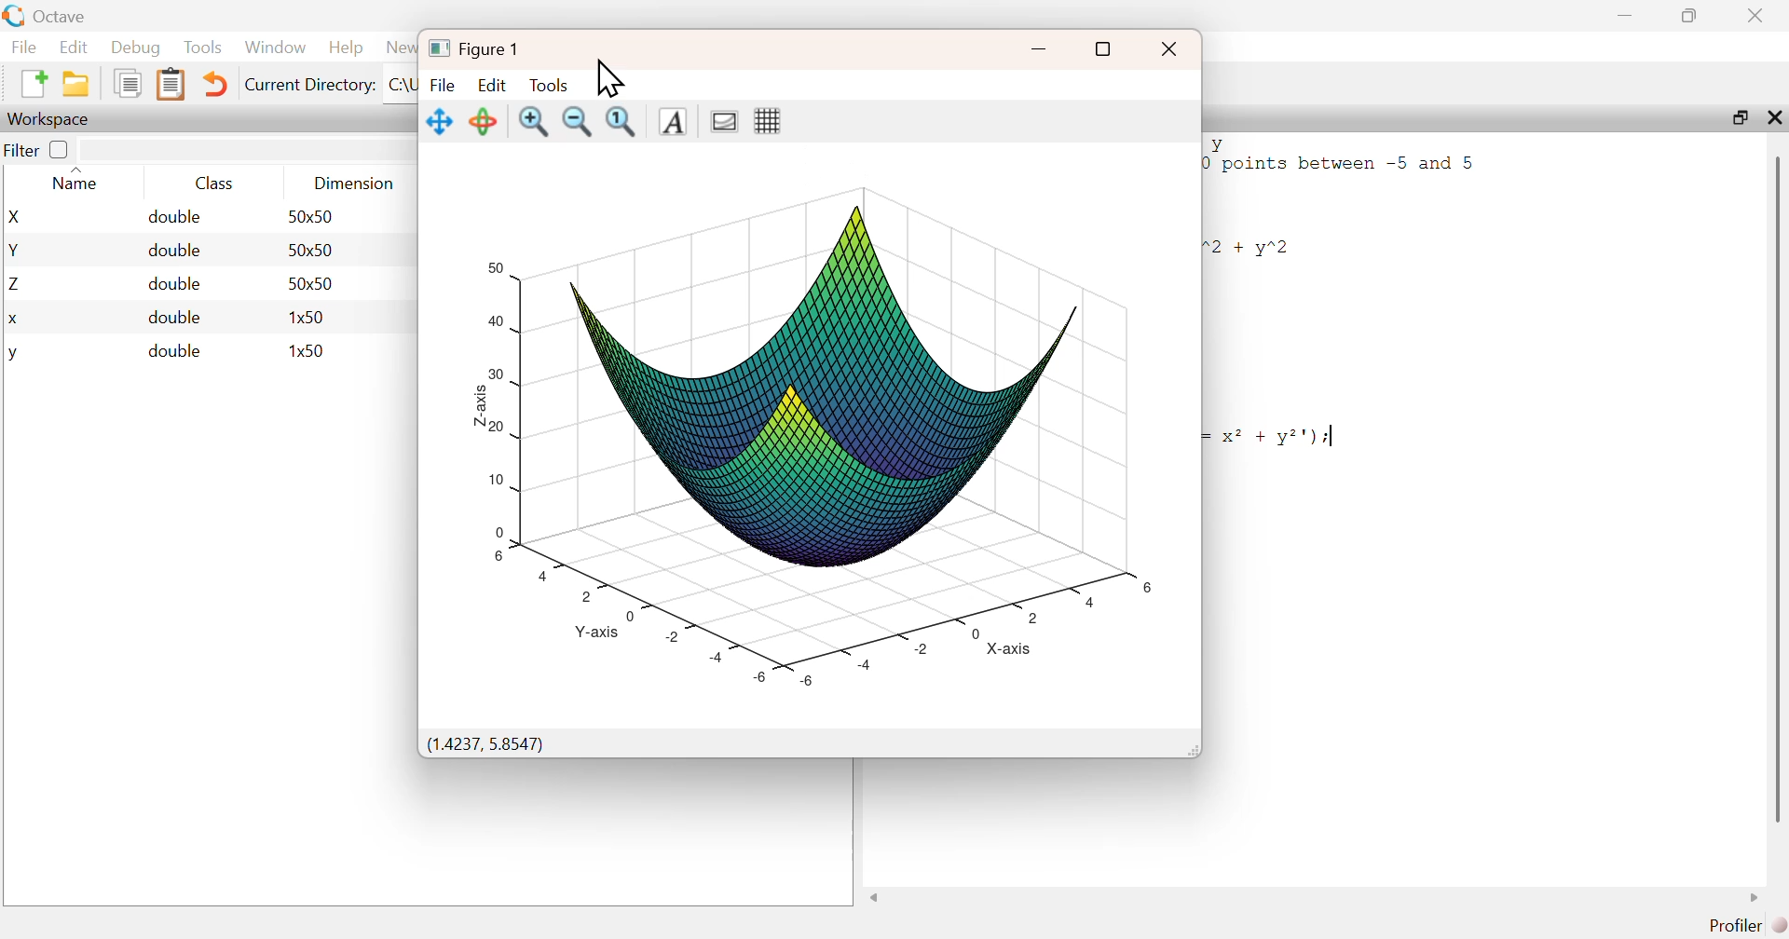  I want to click on Window, so click(274, 46).